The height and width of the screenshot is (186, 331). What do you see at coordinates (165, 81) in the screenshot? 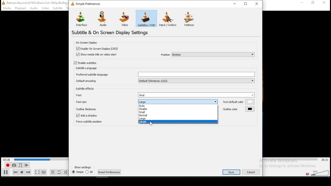
I see `default encoding Default (Windows-1252)` at bounding box center [165, 81].